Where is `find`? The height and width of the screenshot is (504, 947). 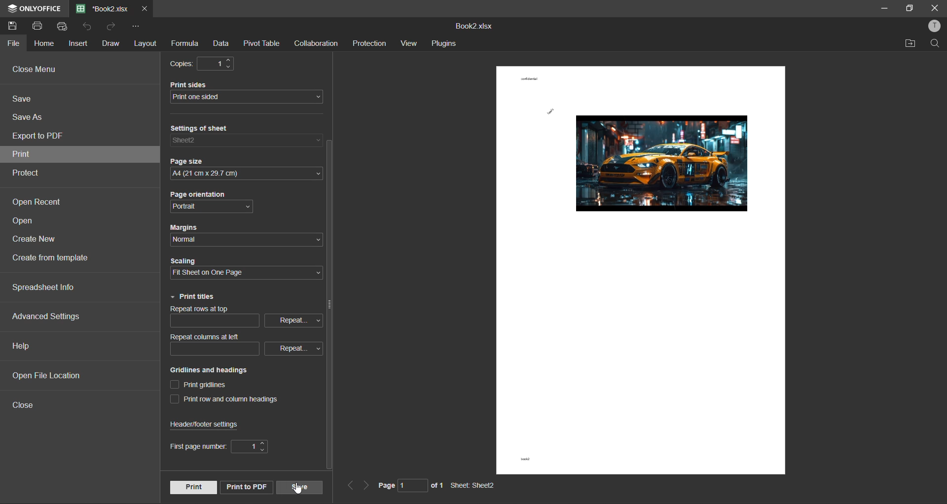
find is located at coordinates (937, 42).